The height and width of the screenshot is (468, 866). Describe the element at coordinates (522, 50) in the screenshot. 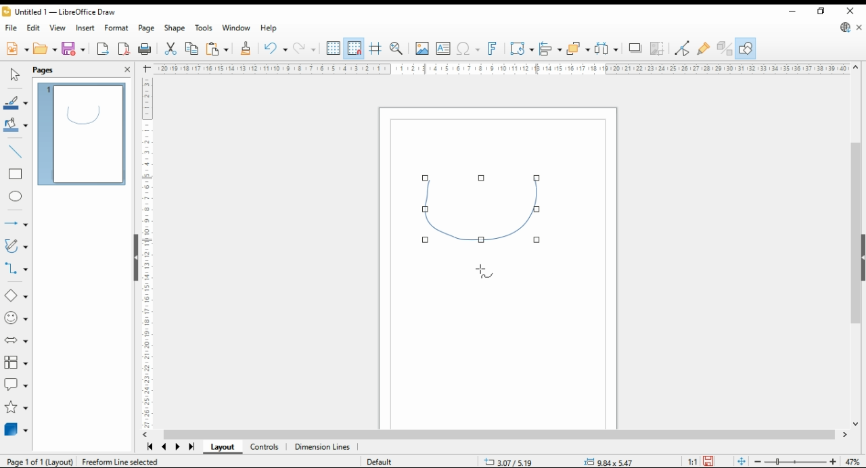

I see `transformations` at that location.